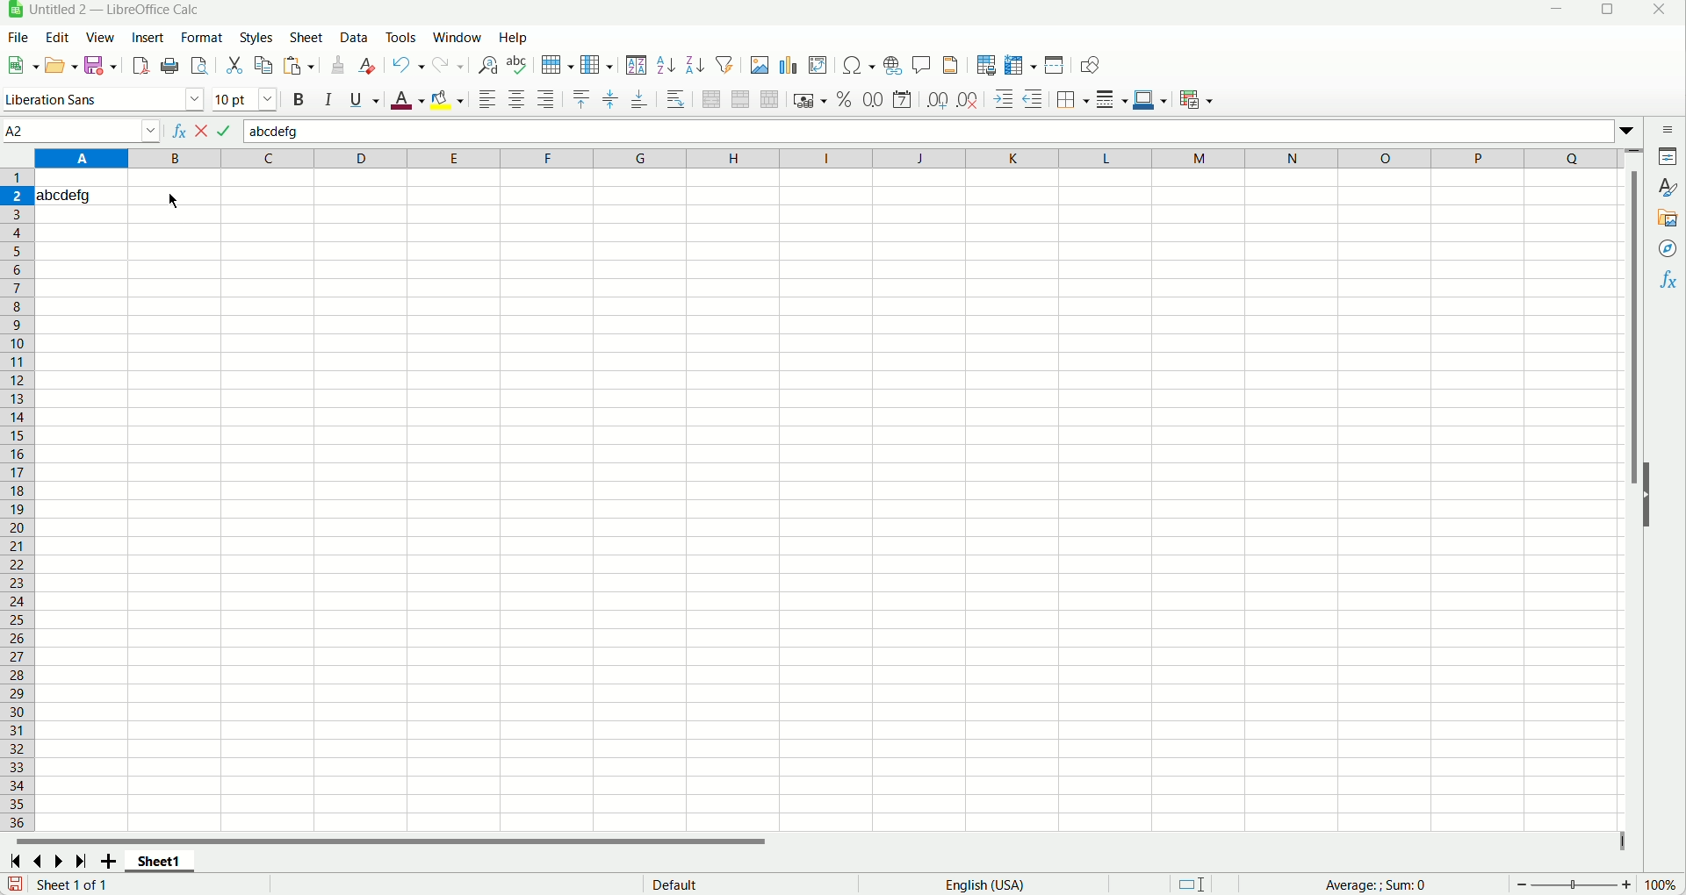 The image size is (1686, 895). What do you see at coordinates (1113, 100) in the screenshot?
I see `border style` at bounding box center [1113, 100].